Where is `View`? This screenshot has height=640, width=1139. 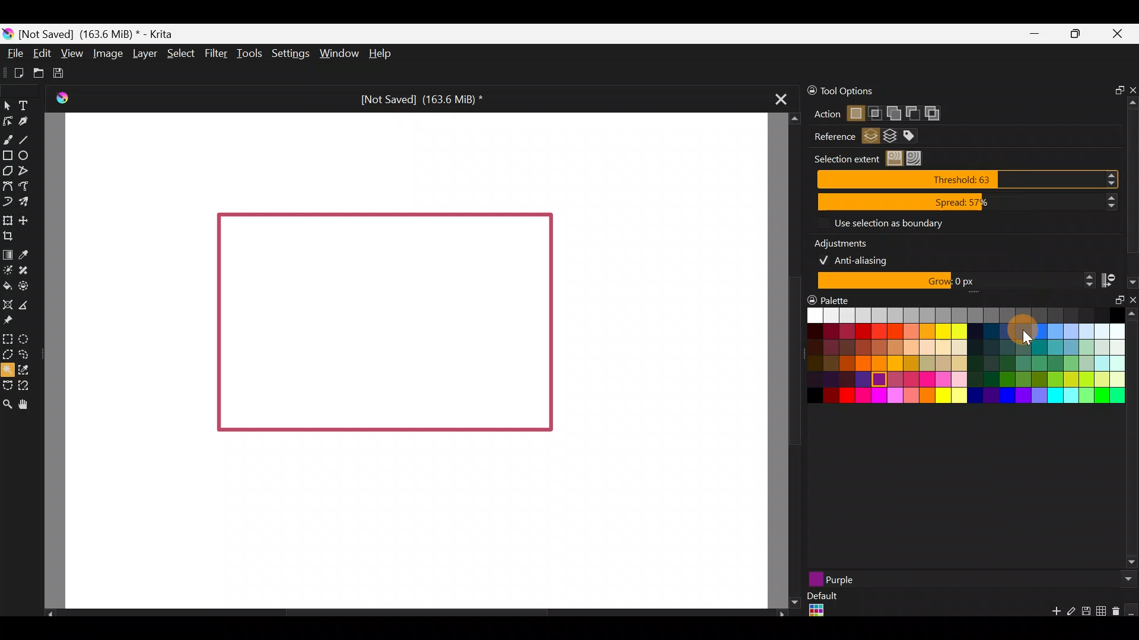
View is located at coordinates (71, 52).